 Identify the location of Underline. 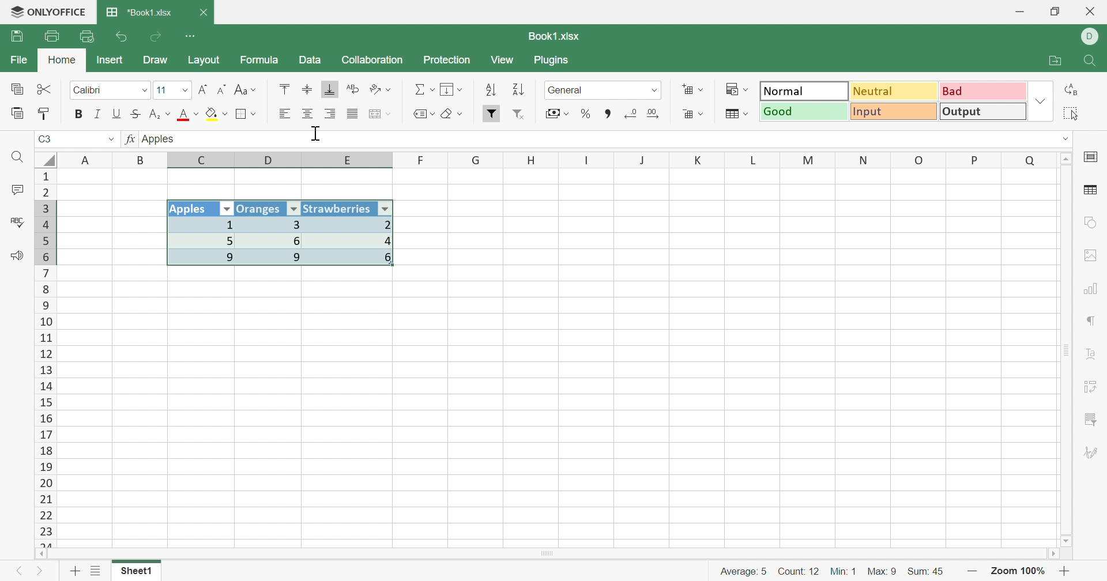
(117, 114).